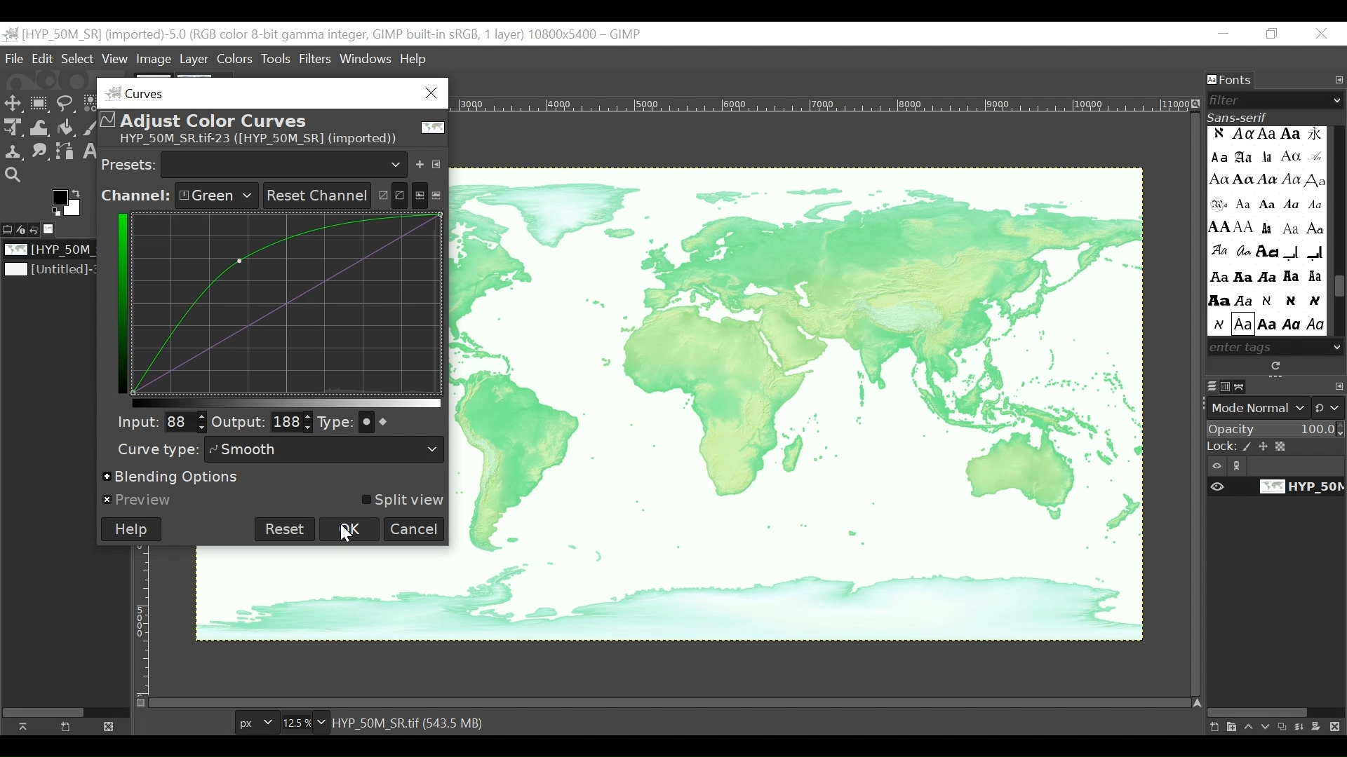 The width and height of the screenshot is (1347, 757). Describe the element at coordinates (236, 58) in the screenshot. I see `Colors` at that location.